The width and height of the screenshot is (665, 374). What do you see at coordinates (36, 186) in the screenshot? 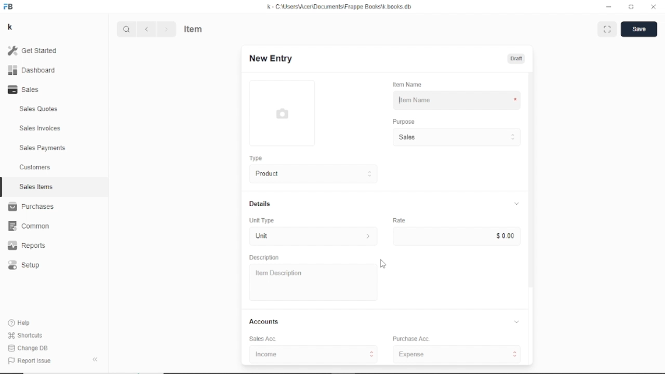
I see `Sales Items` at bounding box center [36, 186].